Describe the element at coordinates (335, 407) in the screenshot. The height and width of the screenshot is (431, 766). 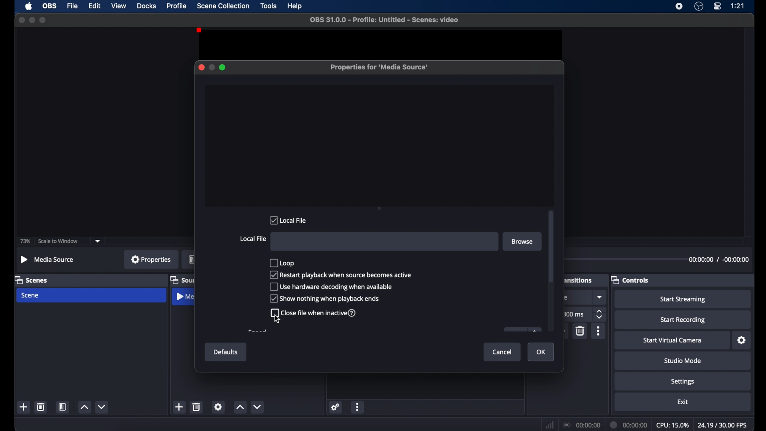
I see `settings` at that location.